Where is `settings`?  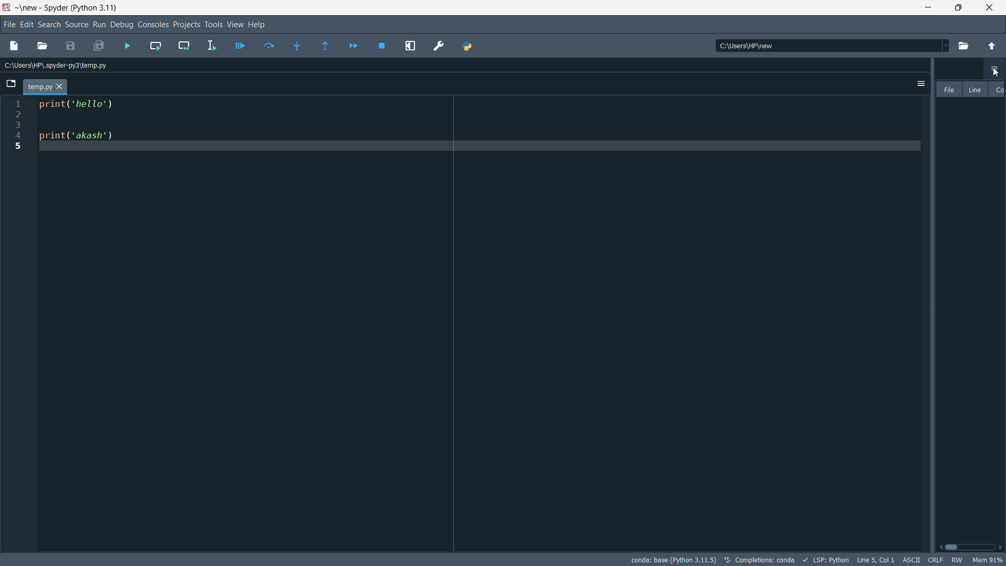 settings is located at coordinates (994, 69).